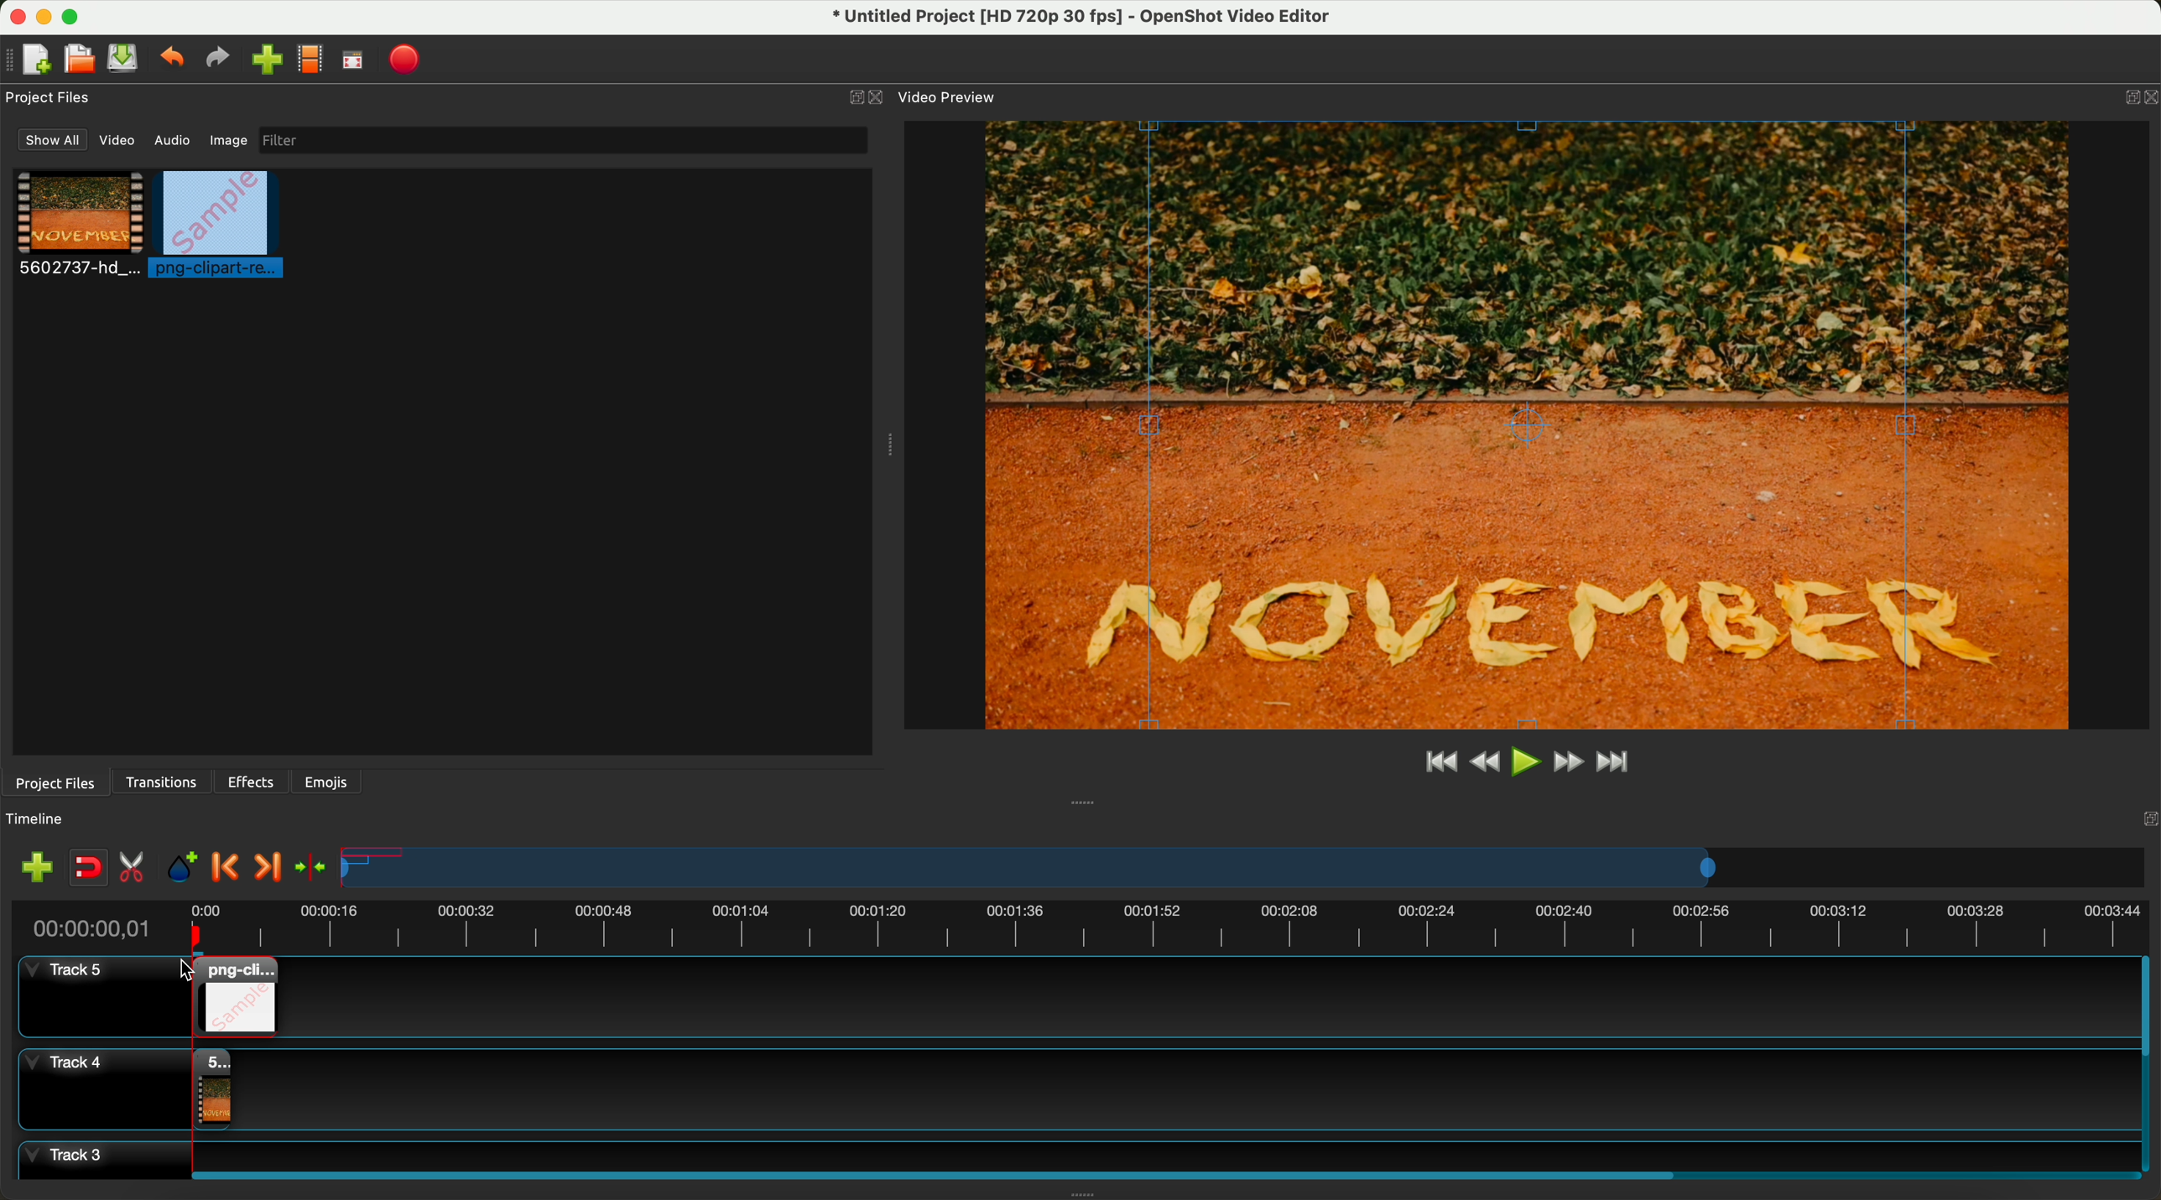  Describe the element at coordinates (1245, 869) in the screenshot. I see `timeline` at that location.